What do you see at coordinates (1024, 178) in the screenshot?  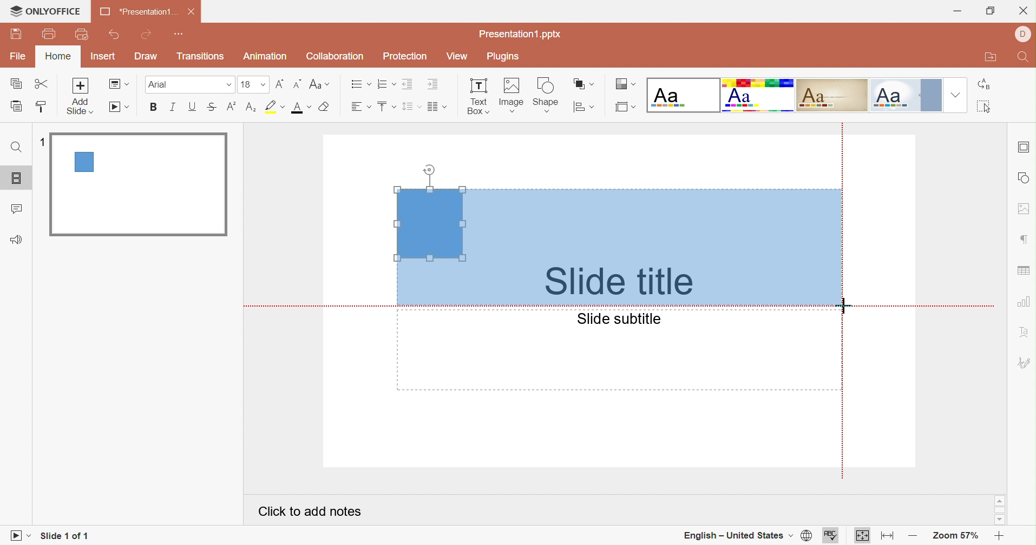 I see `Shape settings` at bounding box center [1024, 178].